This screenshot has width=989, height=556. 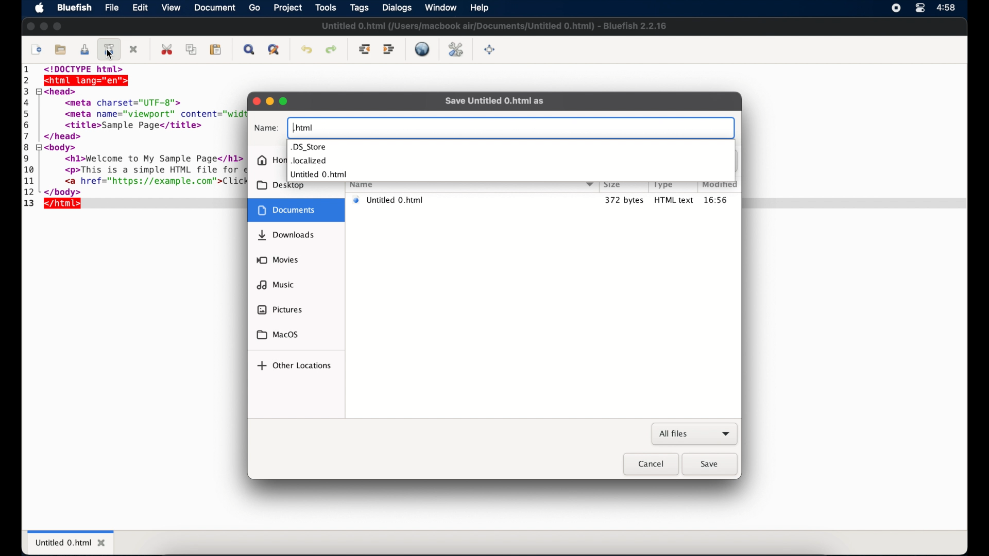 What do you see at coordinates (919, 8) in the screenshot?
I see `control center` at bounding box center [919, 8].